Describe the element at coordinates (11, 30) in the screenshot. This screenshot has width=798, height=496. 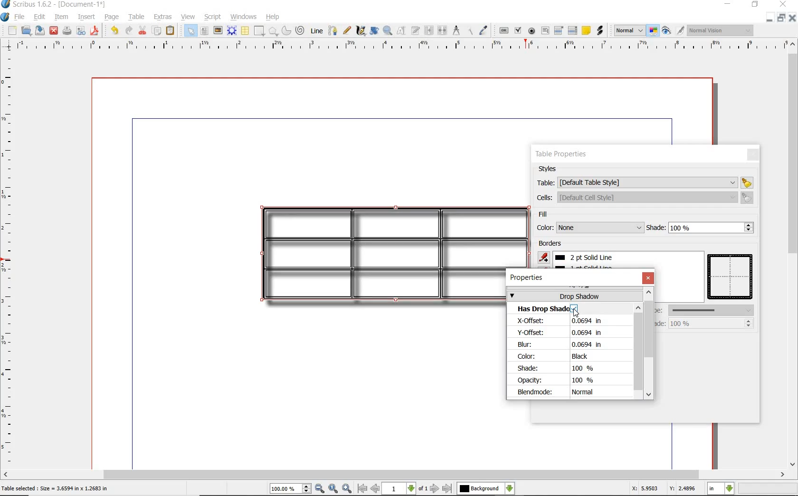
I see `new` at that location.